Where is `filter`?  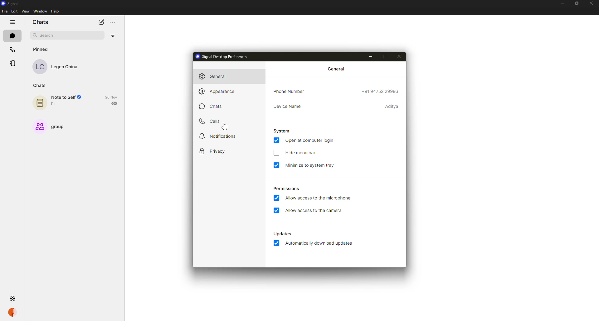 filter is located at coordinates (114, 35).